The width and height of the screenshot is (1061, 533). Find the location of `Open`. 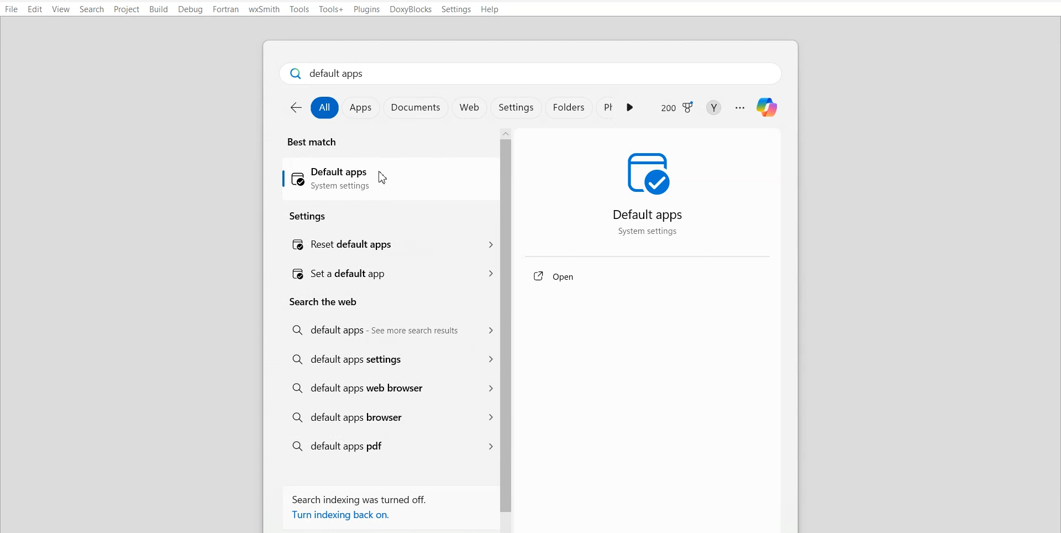

Open is located at coordinates (554, 276).